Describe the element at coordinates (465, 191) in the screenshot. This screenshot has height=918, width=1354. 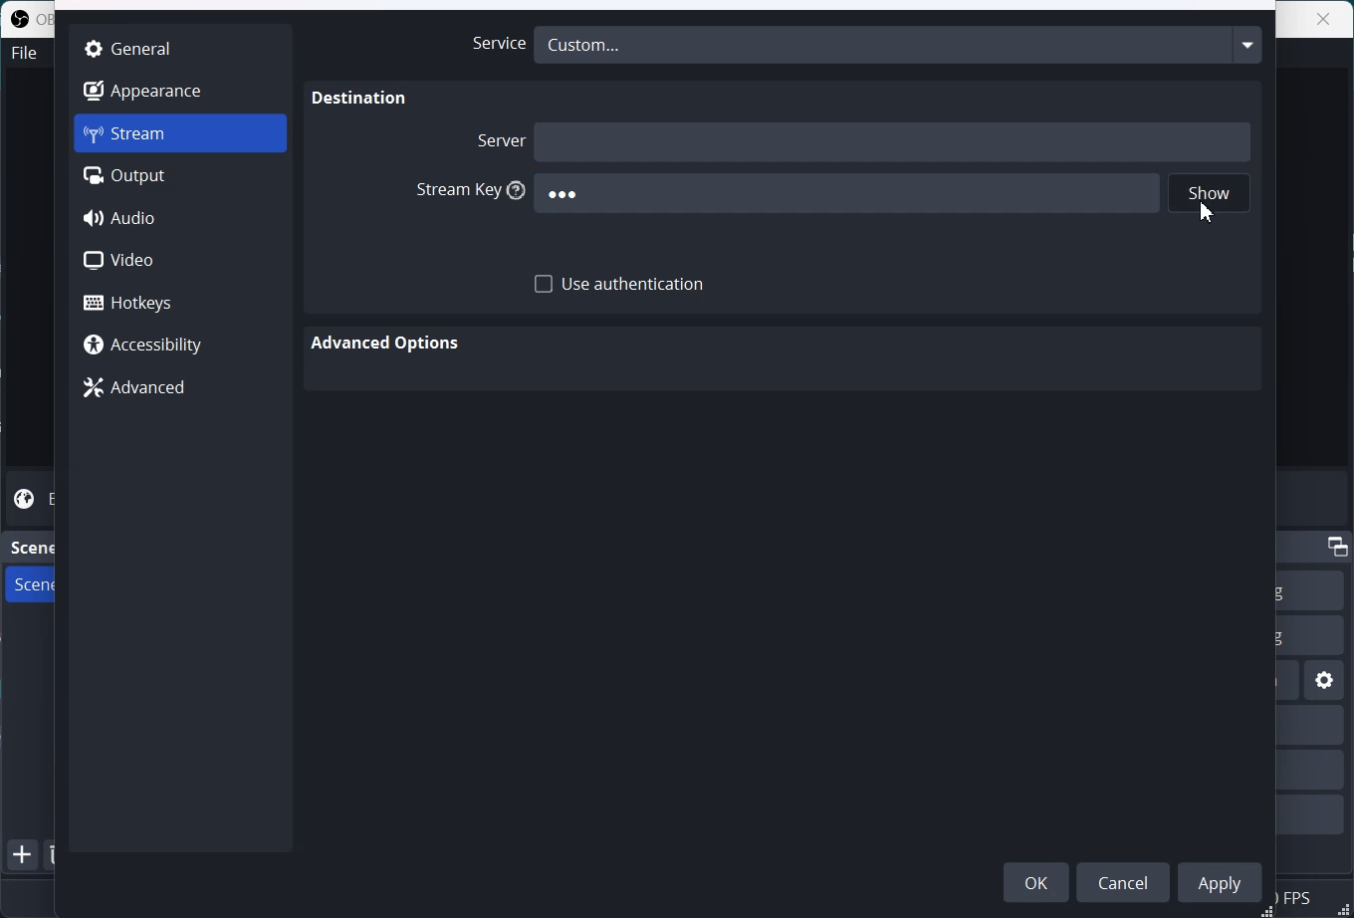
I see `Stream Key ` at that location.